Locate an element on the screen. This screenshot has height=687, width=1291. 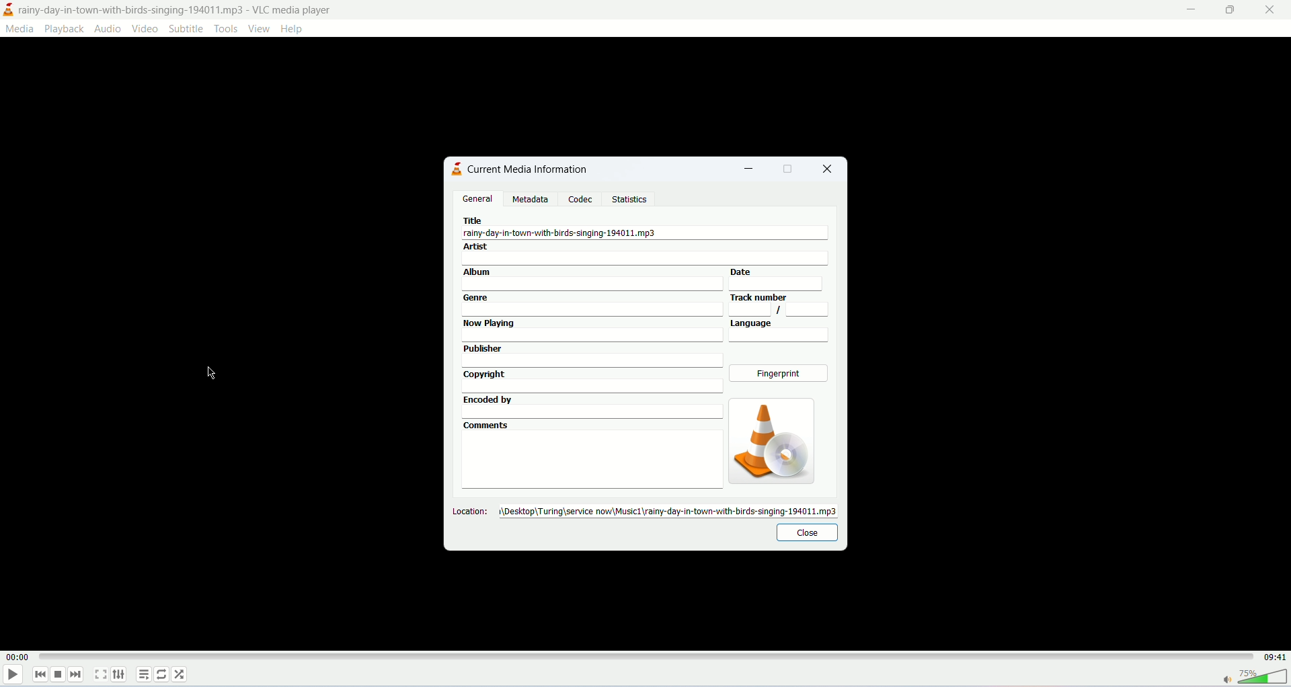
minimize is located at coordinates (1191, 11).